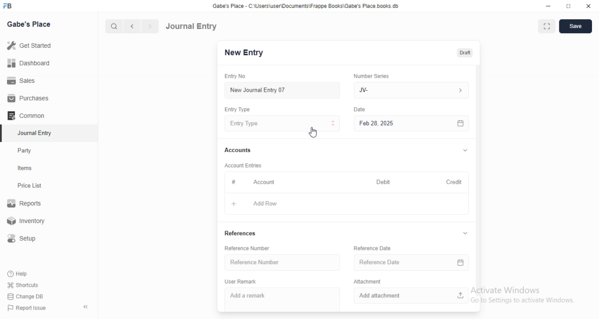  What do you see at coordinates (360, 109) in the screenshot?
I see `Date` at bounding box center [360, 109].